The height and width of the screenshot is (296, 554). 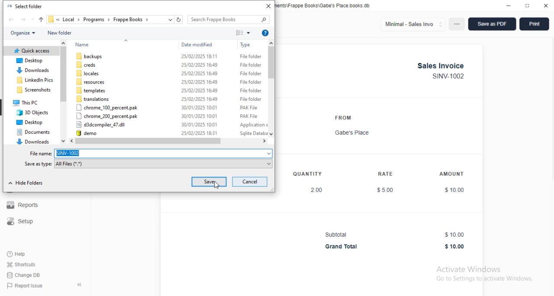 What do you see at coordinates (199, 73) in the screenshot?
I see `25/02/2025 16:49` at bounding box center [199, 73].